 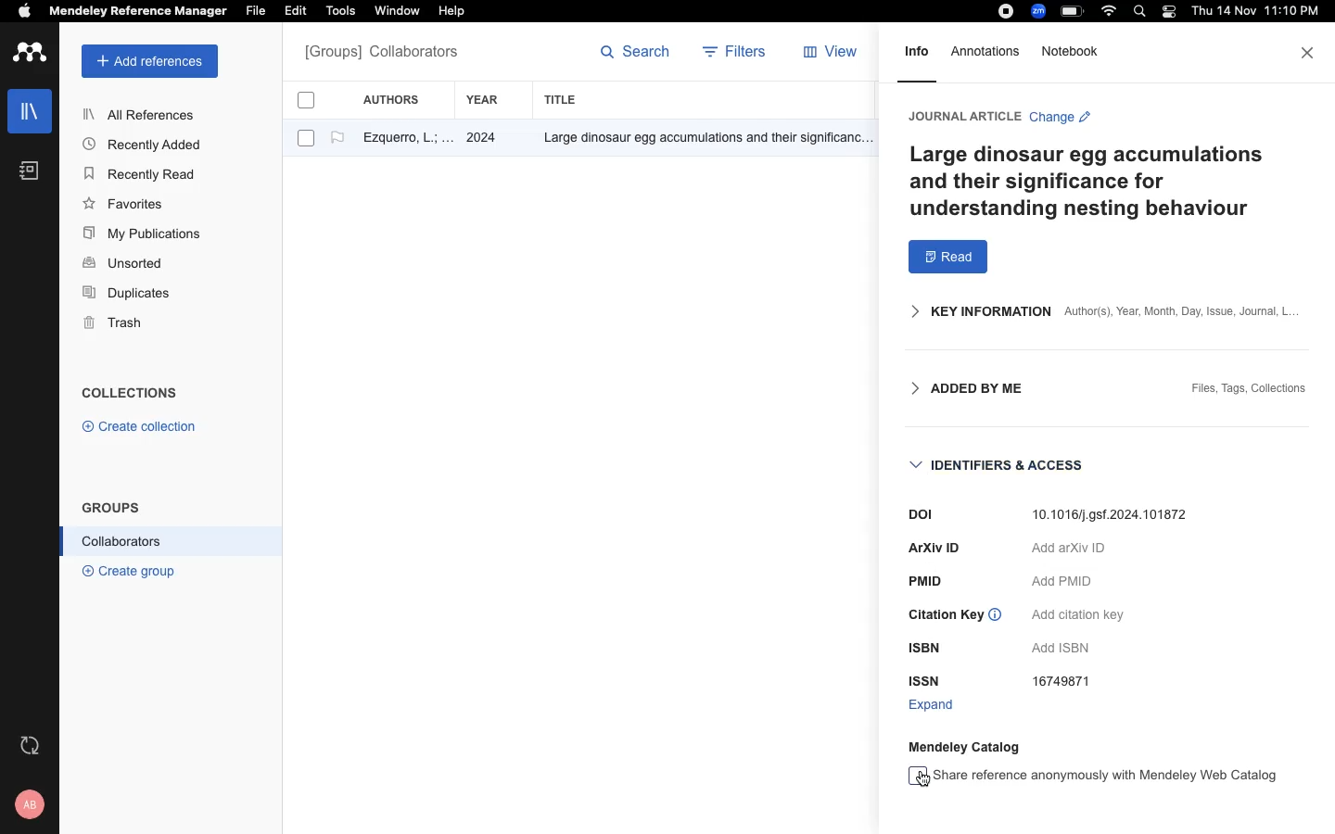 What do you see at coordinates (138, 12) in the screenshot?
I see `Mendeley Reference Manager` at bounding box center [138, 12].